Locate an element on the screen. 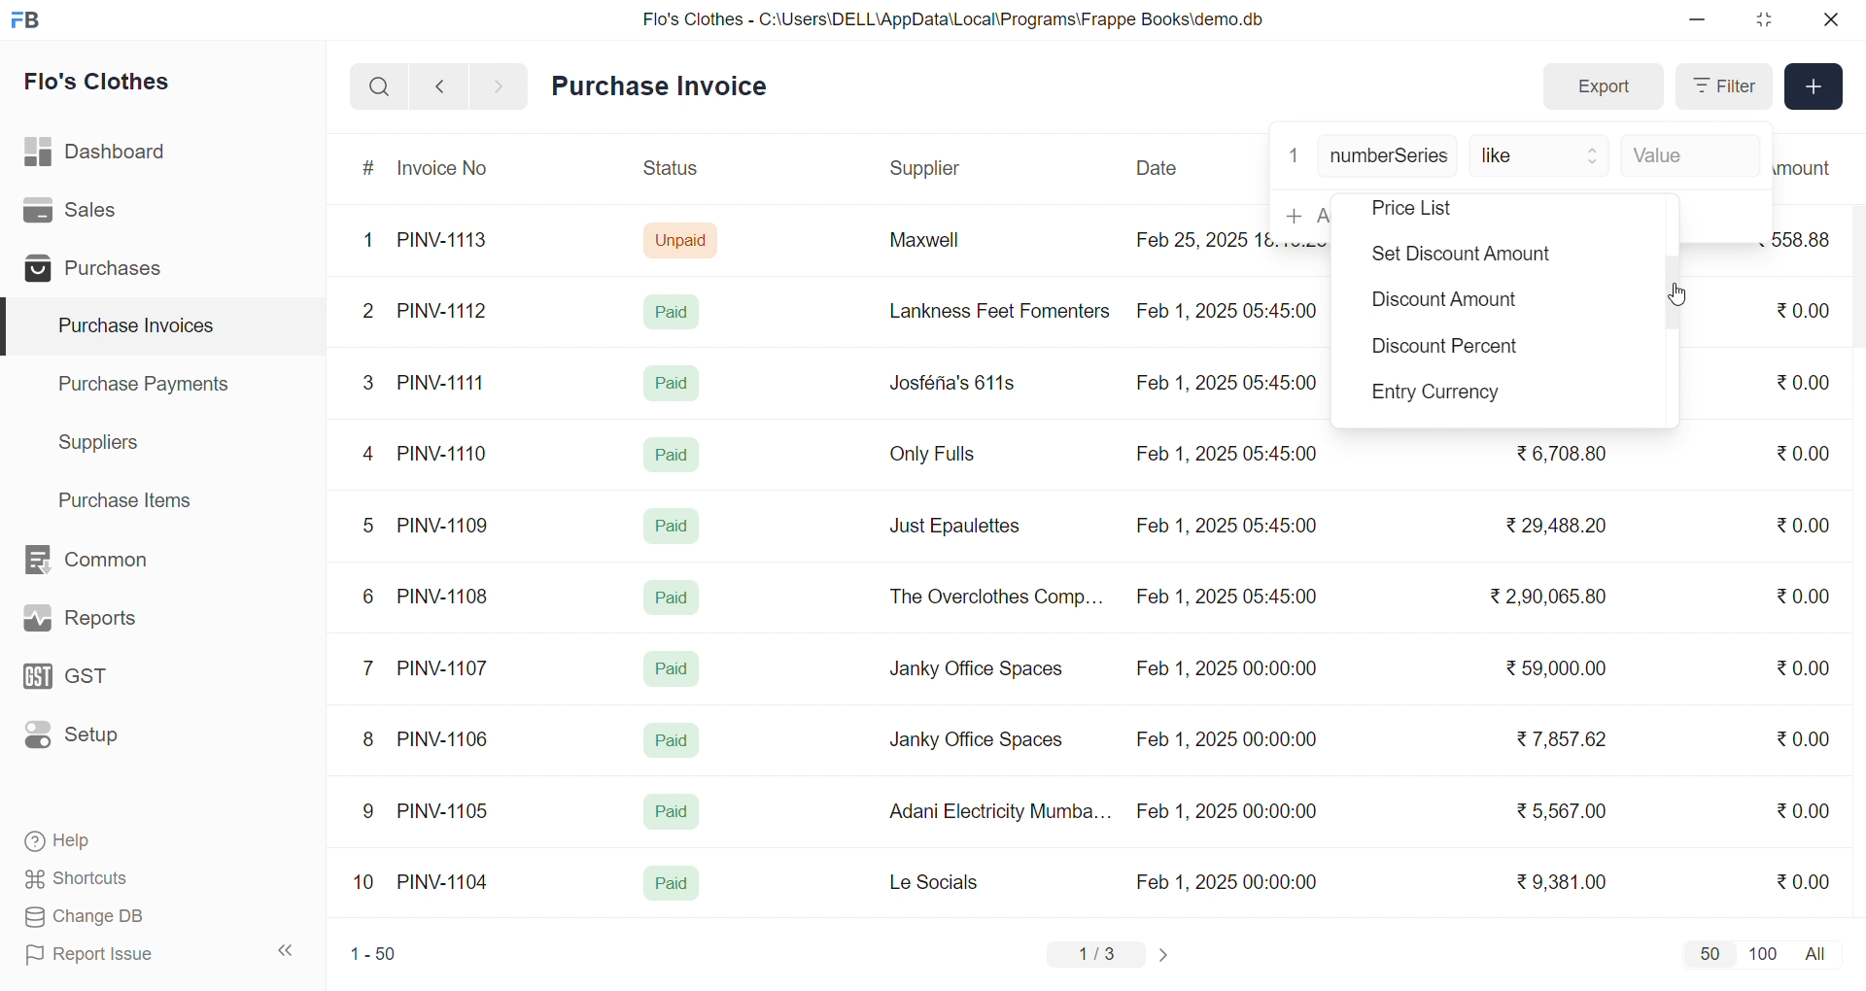 The height and width of the screenshot is (991, 1866). selected is located at coordinates (12, 327).